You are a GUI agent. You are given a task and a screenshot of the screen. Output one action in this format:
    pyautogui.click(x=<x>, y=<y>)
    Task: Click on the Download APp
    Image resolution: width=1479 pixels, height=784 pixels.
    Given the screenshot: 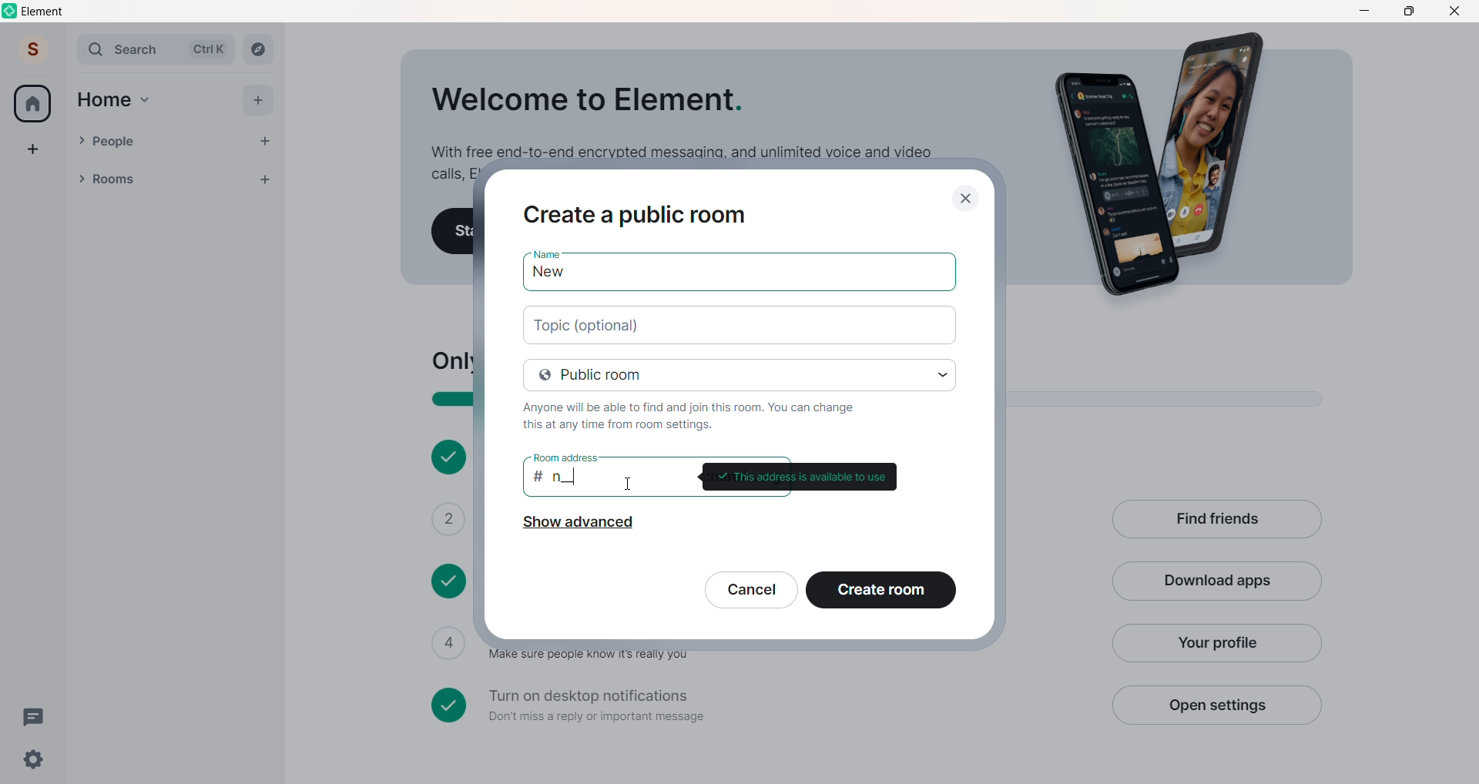 What is the action you would take?
    pyautogui.click(x=1217, y=582)
    